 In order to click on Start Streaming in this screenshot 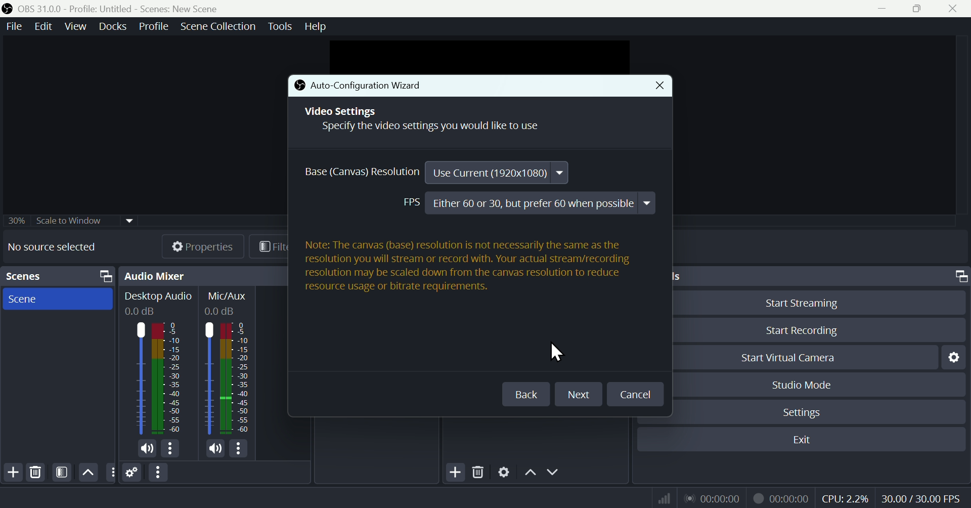, I will do `click(816, 301)`.